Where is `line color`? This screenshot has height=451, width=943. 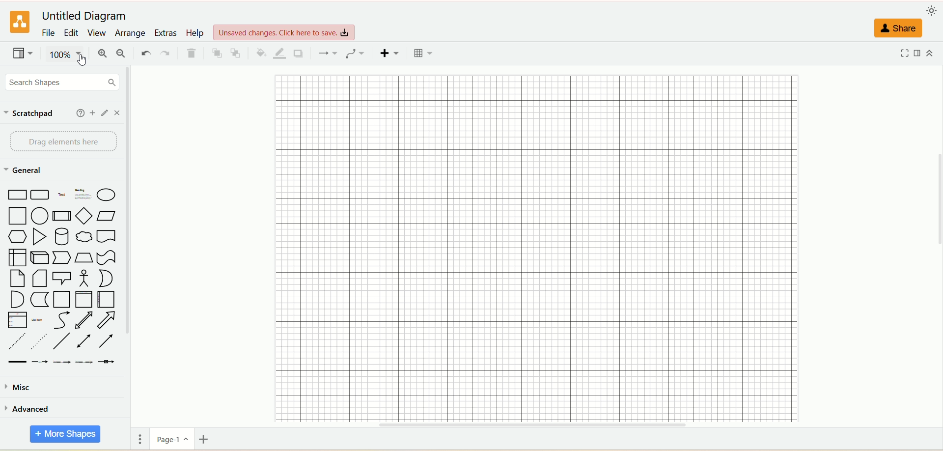 line color is located at coordinates (280, 54).